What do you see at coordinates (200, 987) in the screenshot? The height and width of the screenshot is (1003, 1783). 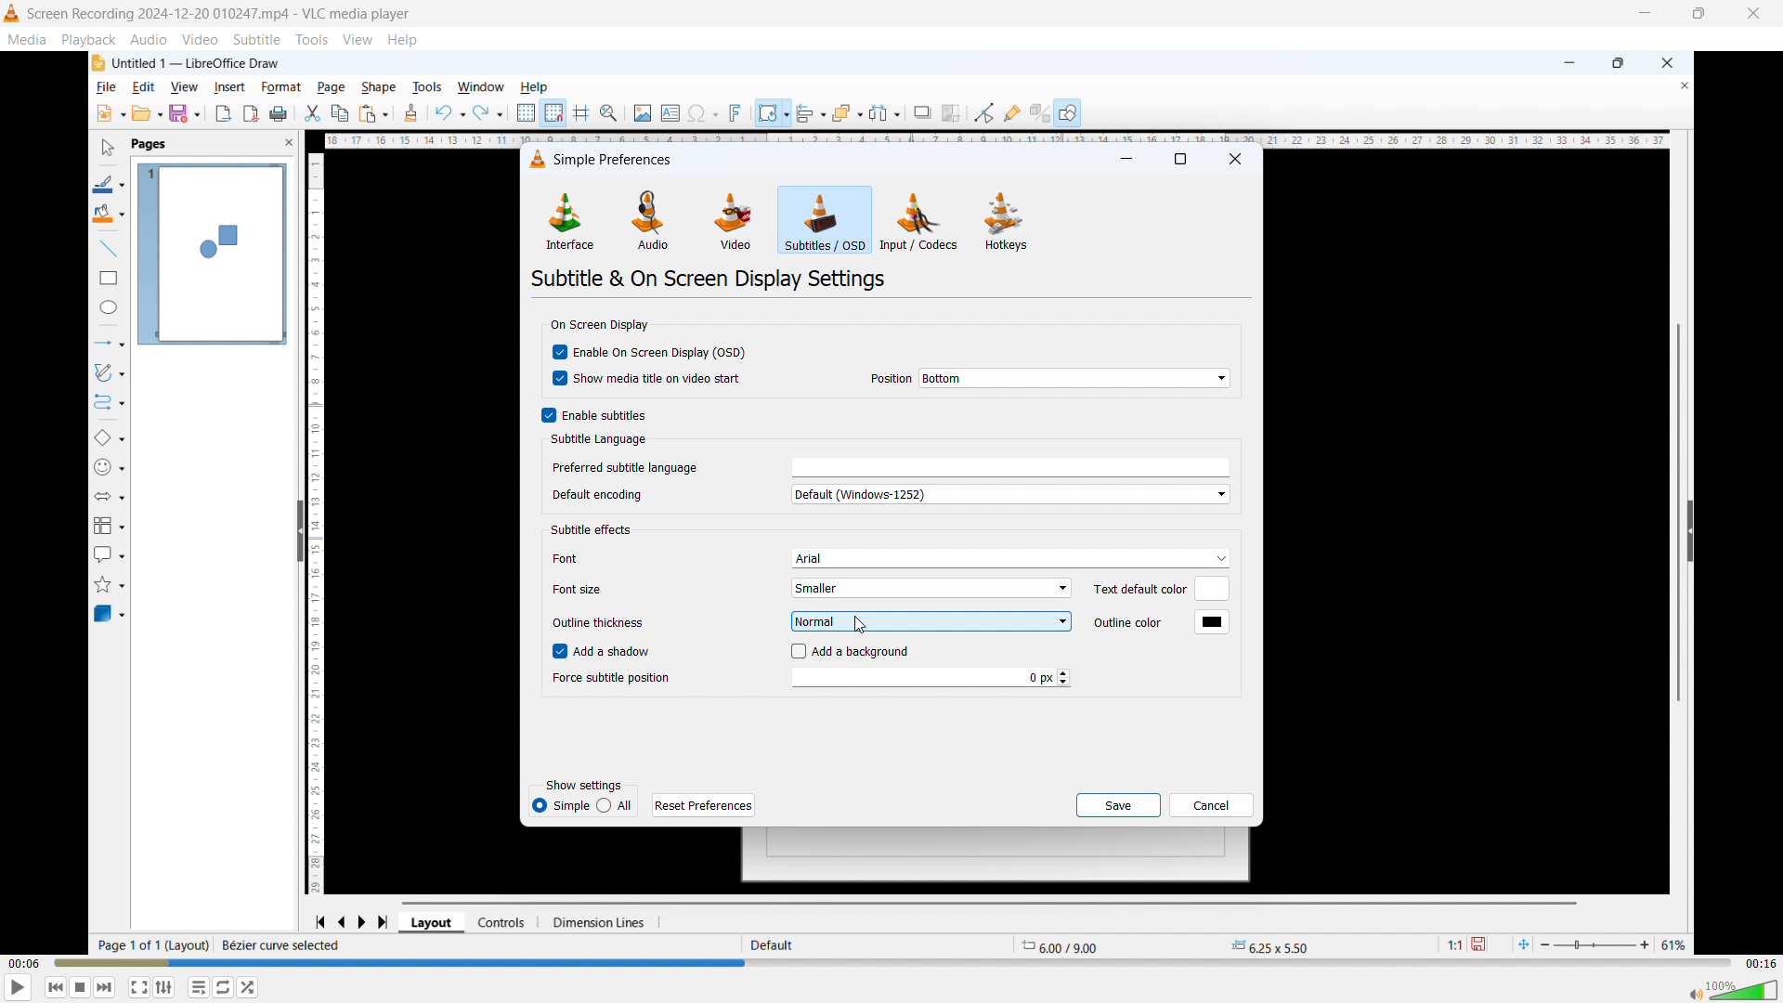 I see `Toggle between loop all, one loop and no loop ` at bounding box center [200, 987].